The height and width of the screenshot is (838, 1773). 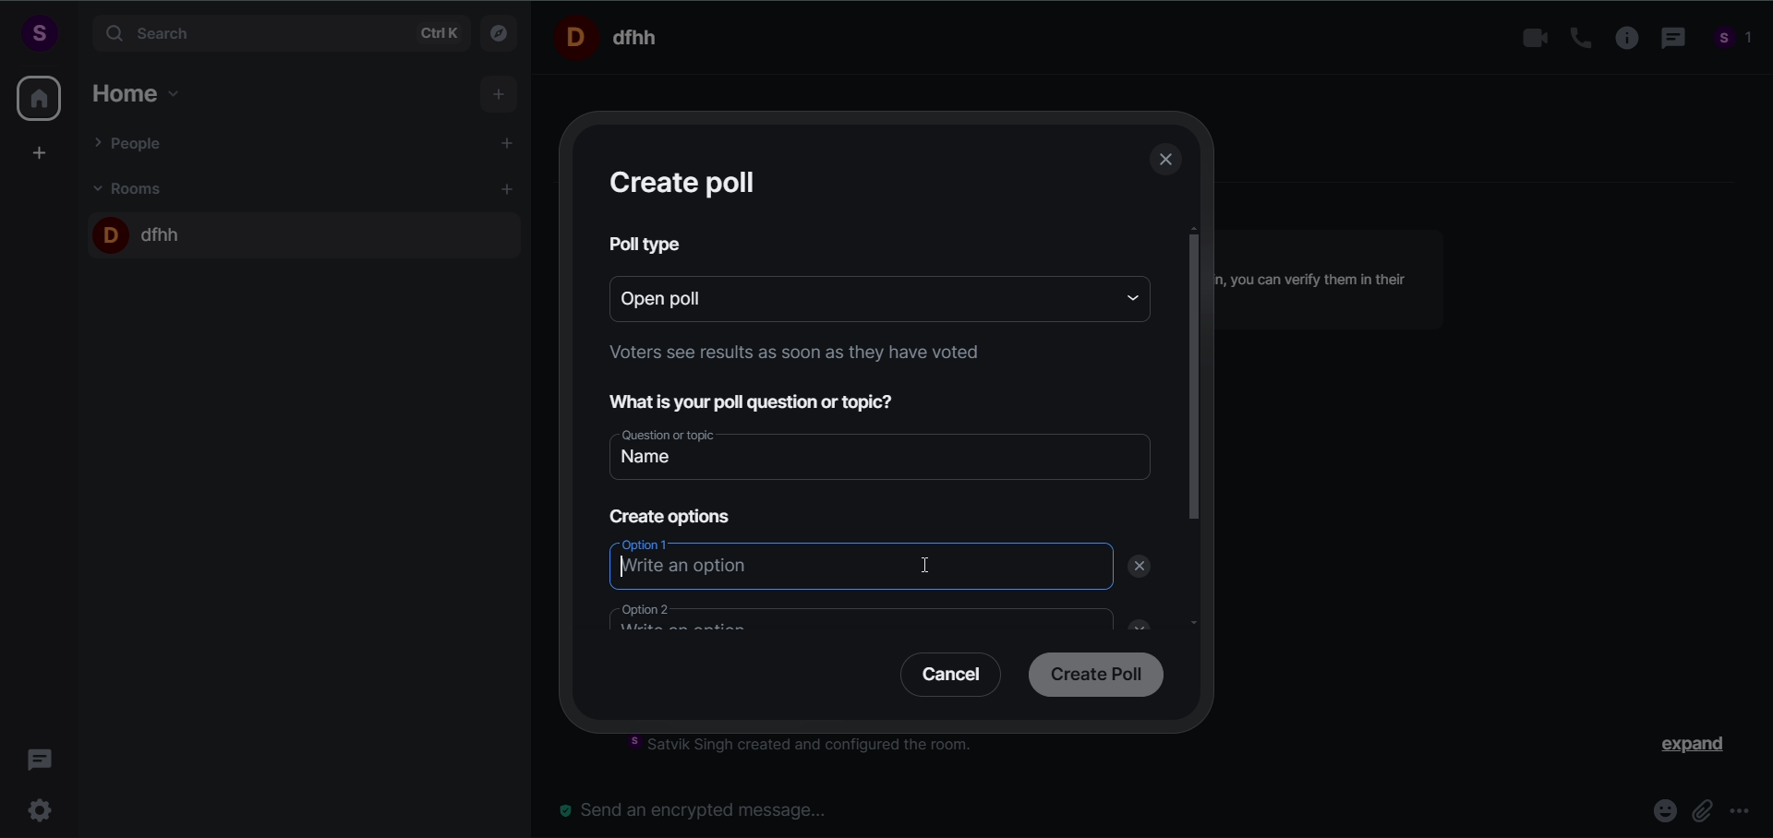 What do you see at coordinates (39, 98) in the screenshot?
I see `home` at bounding box center [39, 98].